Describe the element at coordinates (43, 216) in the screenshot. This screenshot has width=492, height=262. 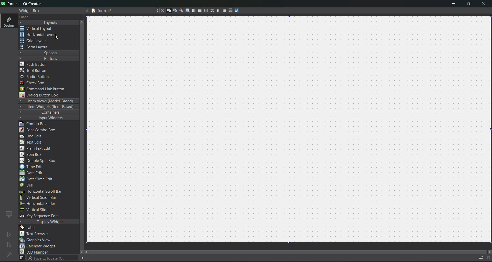
I see `key sequence edit` at that location.